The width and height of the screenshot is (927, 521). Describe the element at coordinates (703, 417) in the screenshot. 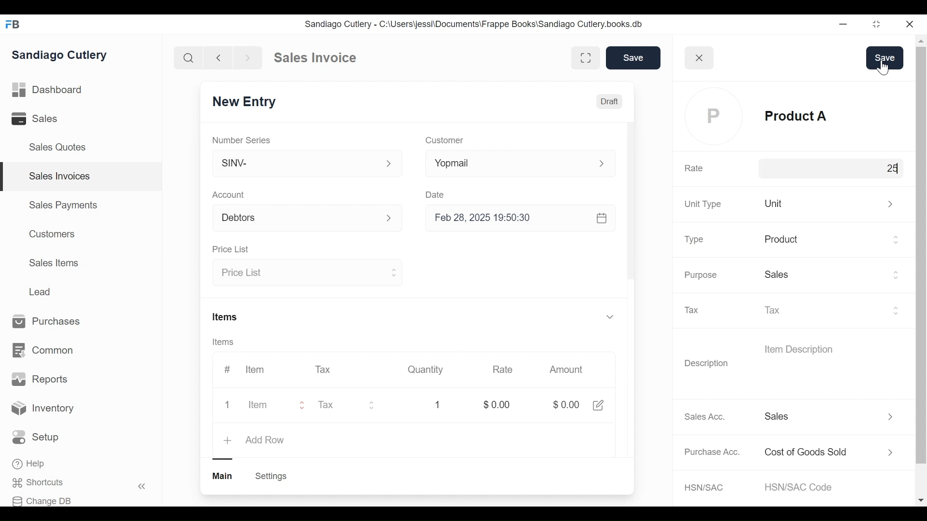

I see `Sales Acc.` at that location.